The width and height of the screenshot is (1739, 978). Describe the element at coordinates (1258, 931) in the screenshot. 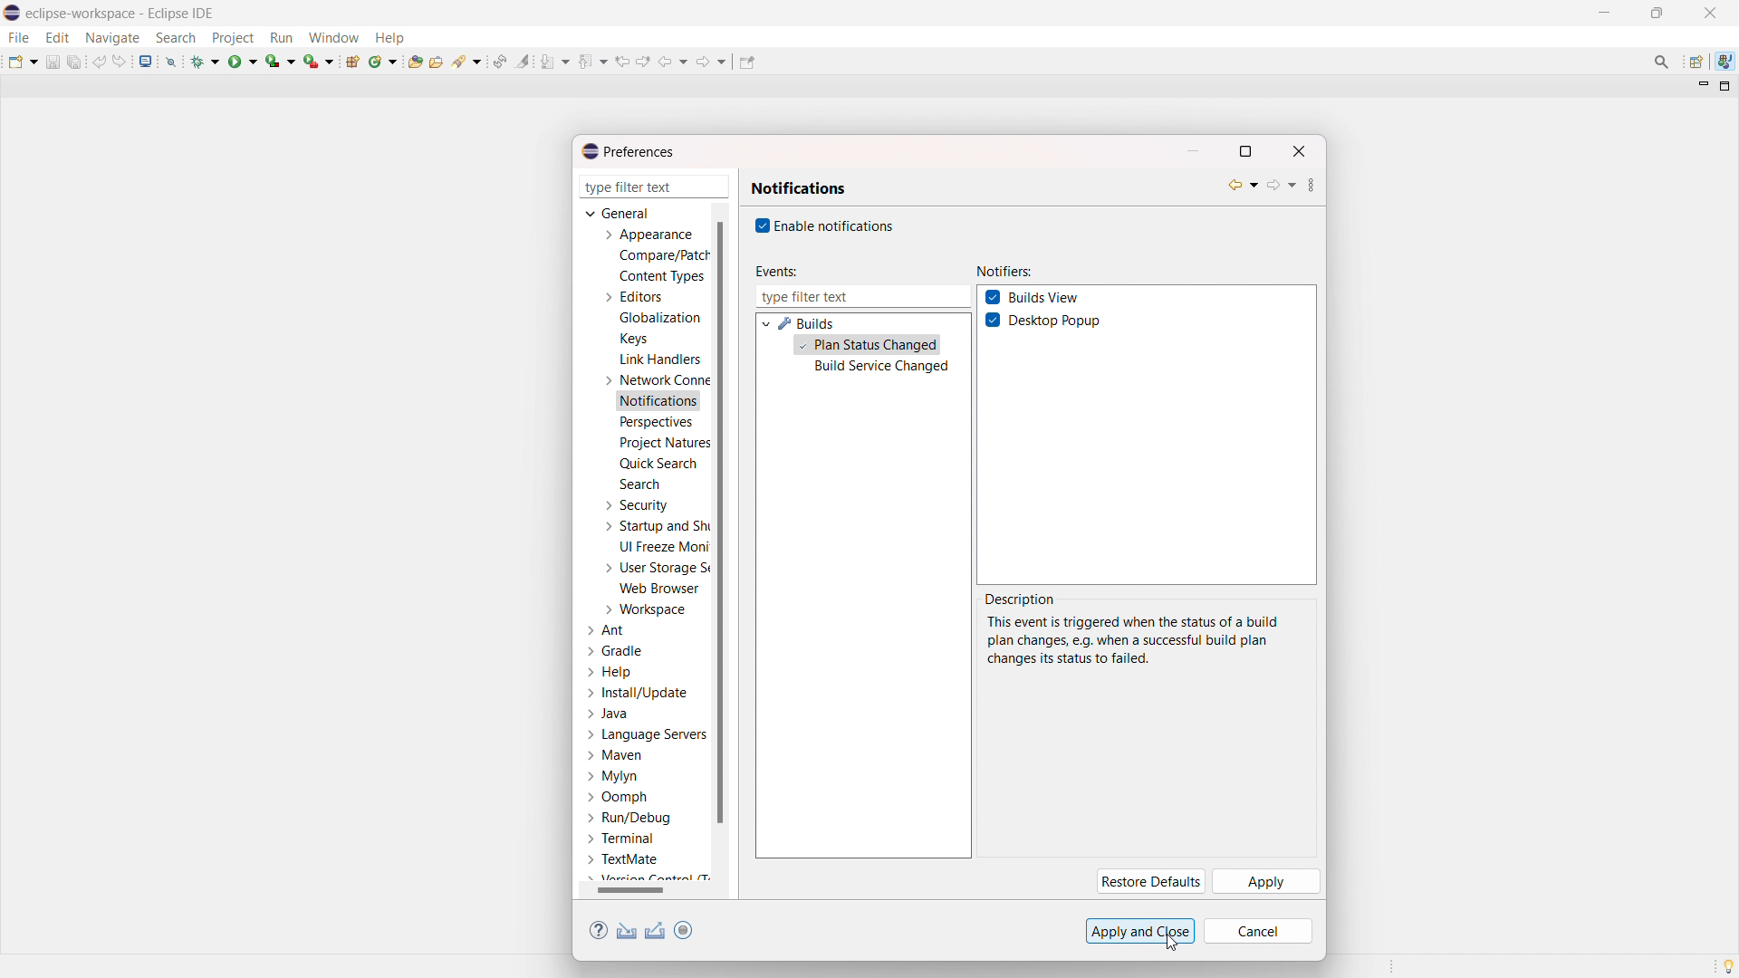

I see `cancel` at that location.